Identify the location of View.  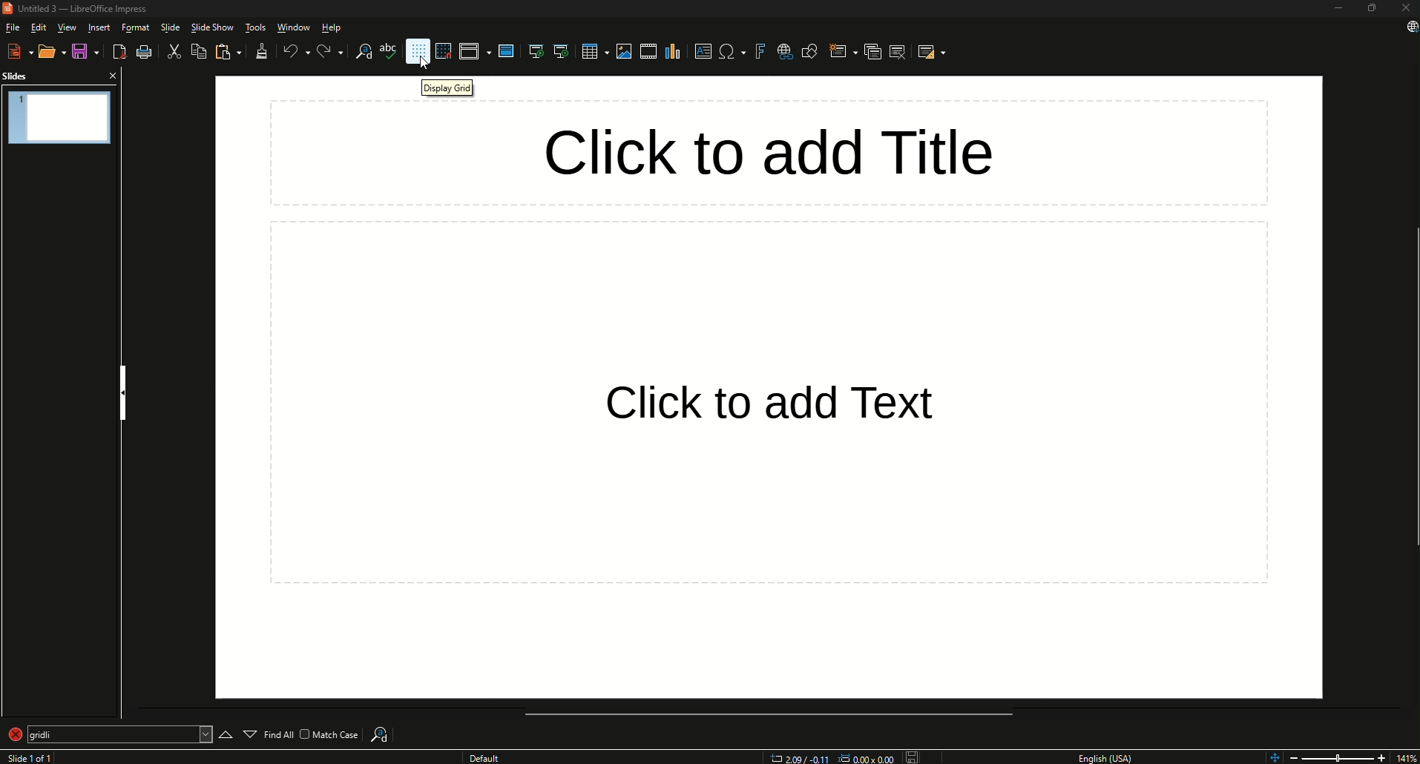
(66, 26).